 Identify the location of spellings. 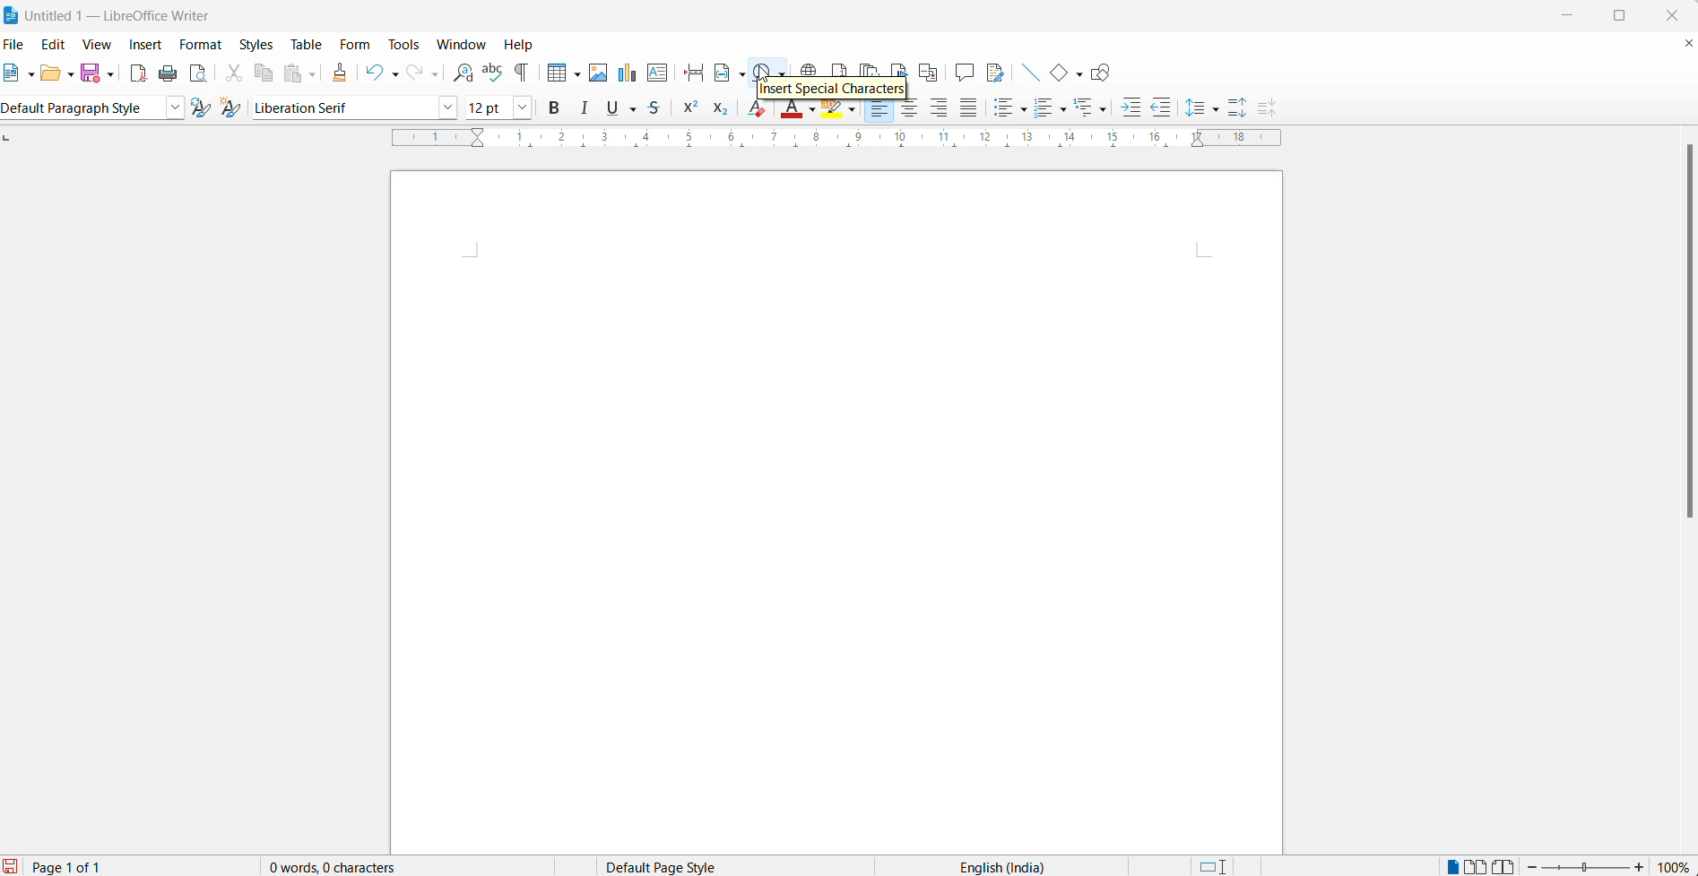
(491, 72).